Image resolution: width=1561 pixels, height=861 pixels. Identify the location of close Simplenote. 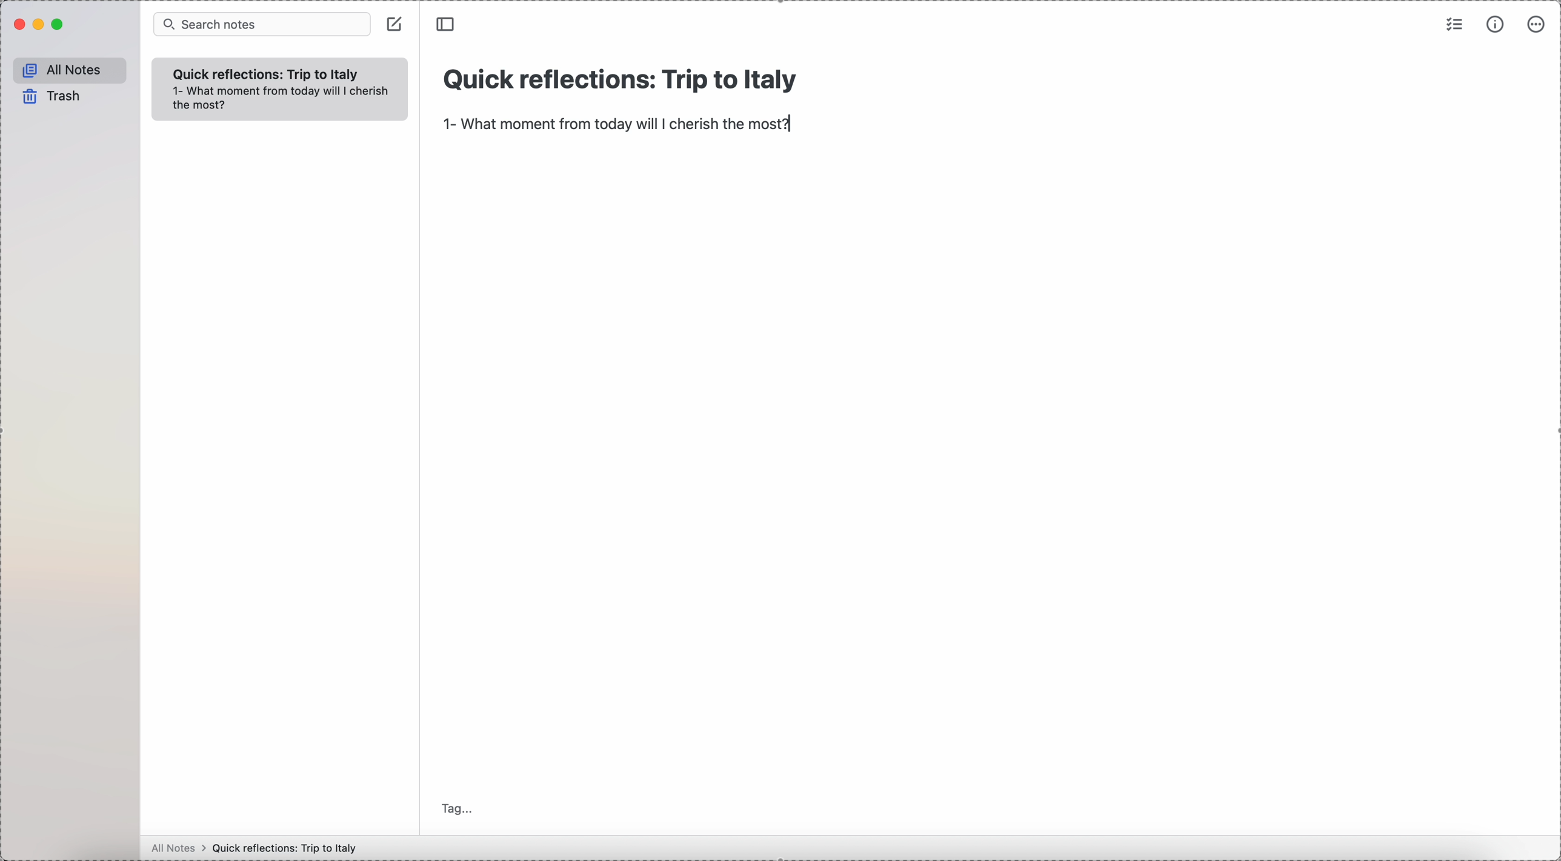
(18, 24).